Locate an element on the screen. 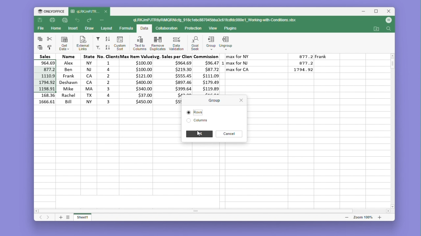 The image size is (421, 236). More options is located at coordinates (103, 20).